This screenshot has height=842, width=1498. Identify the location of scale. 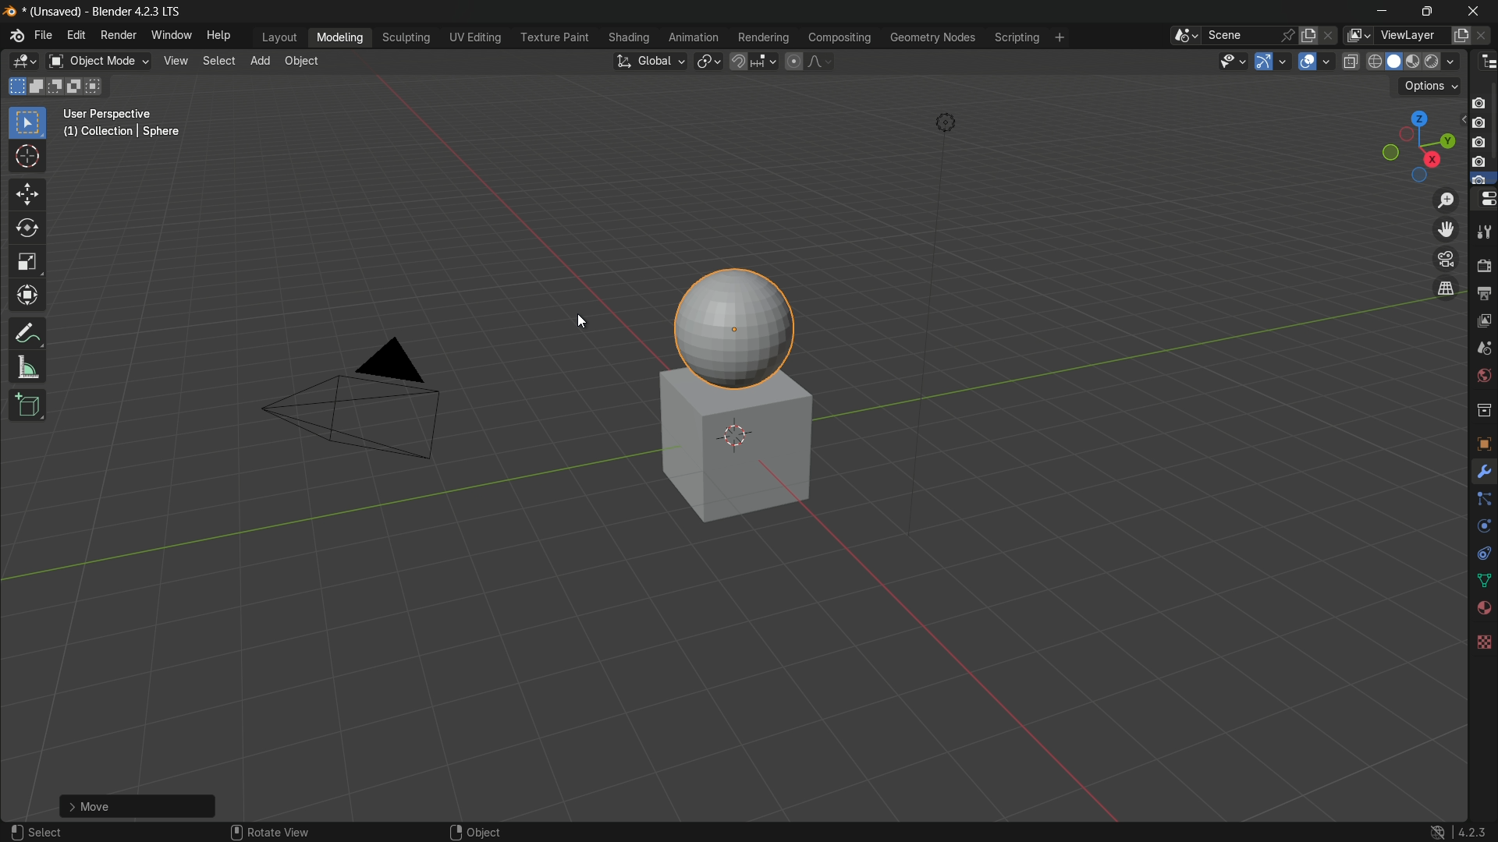
(29, 264).